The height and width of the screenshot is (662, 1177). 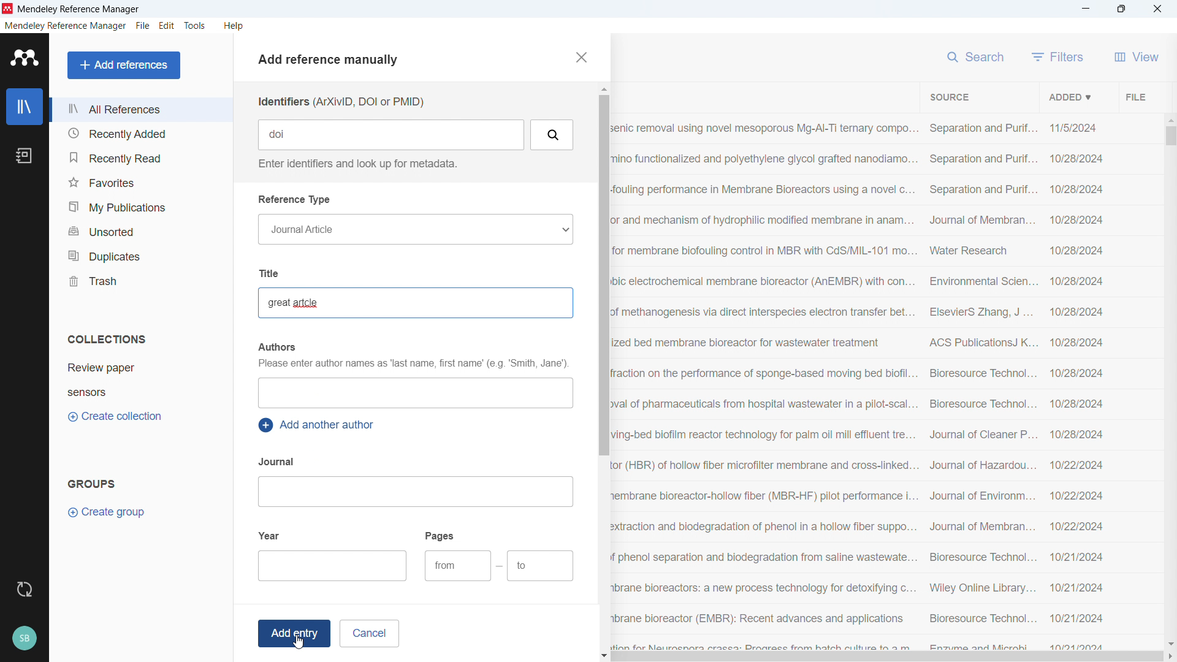 I want to click on Profile , so click(x=24, y=639).